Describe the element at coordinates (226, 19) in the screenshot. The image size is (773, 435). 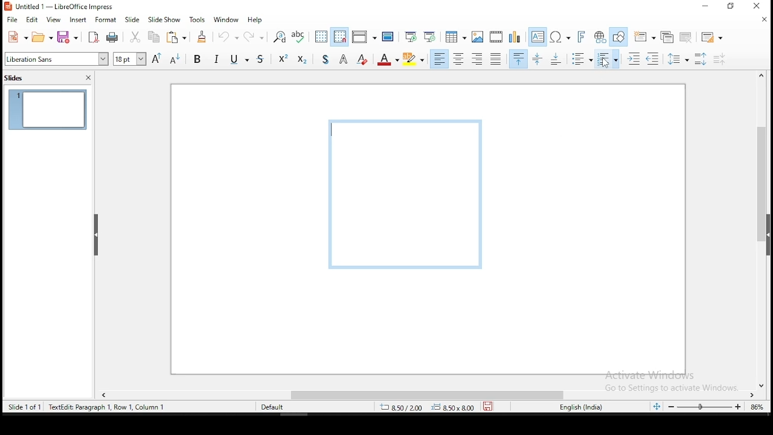
I see `window` at that location.